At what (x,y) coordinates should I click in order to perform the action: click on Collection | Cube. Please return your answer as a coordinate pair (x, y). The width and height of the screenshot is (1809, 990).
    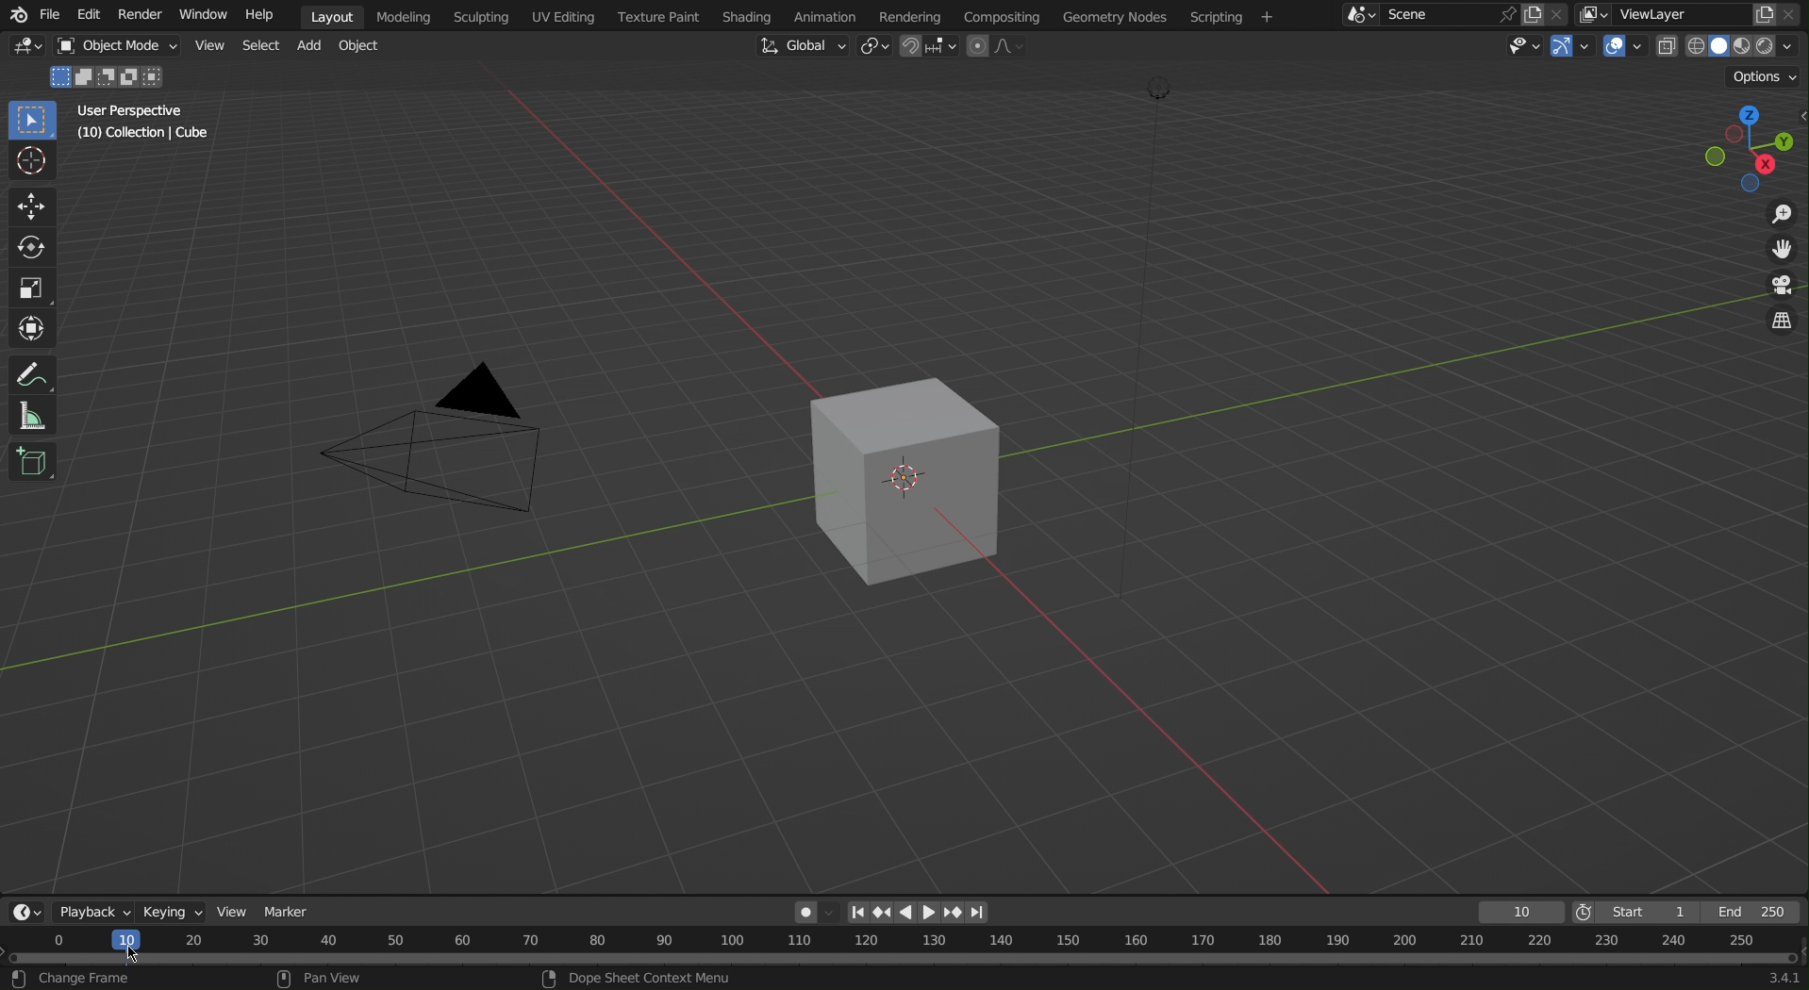
    Looking at the image, I should click on (141, 133).